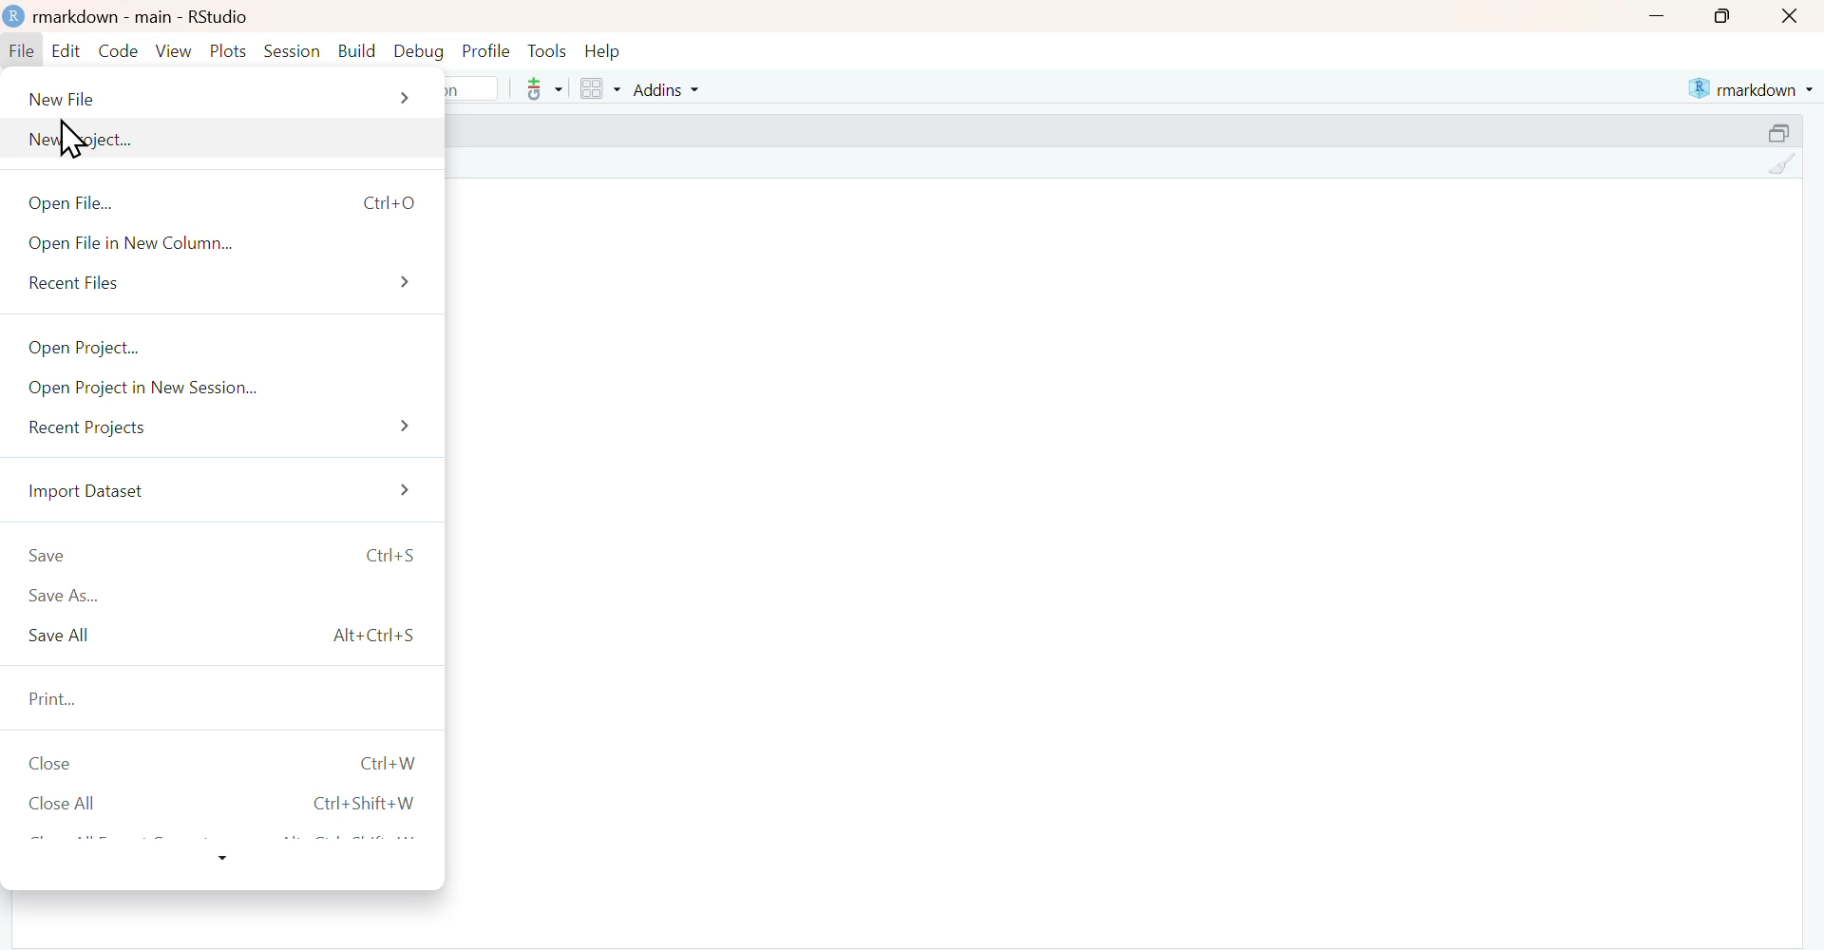 The height and width of the screenshot is (950, 1824). Describe the element at coordinates (485, 52) in the screenshot. I see `Profile` at that location.